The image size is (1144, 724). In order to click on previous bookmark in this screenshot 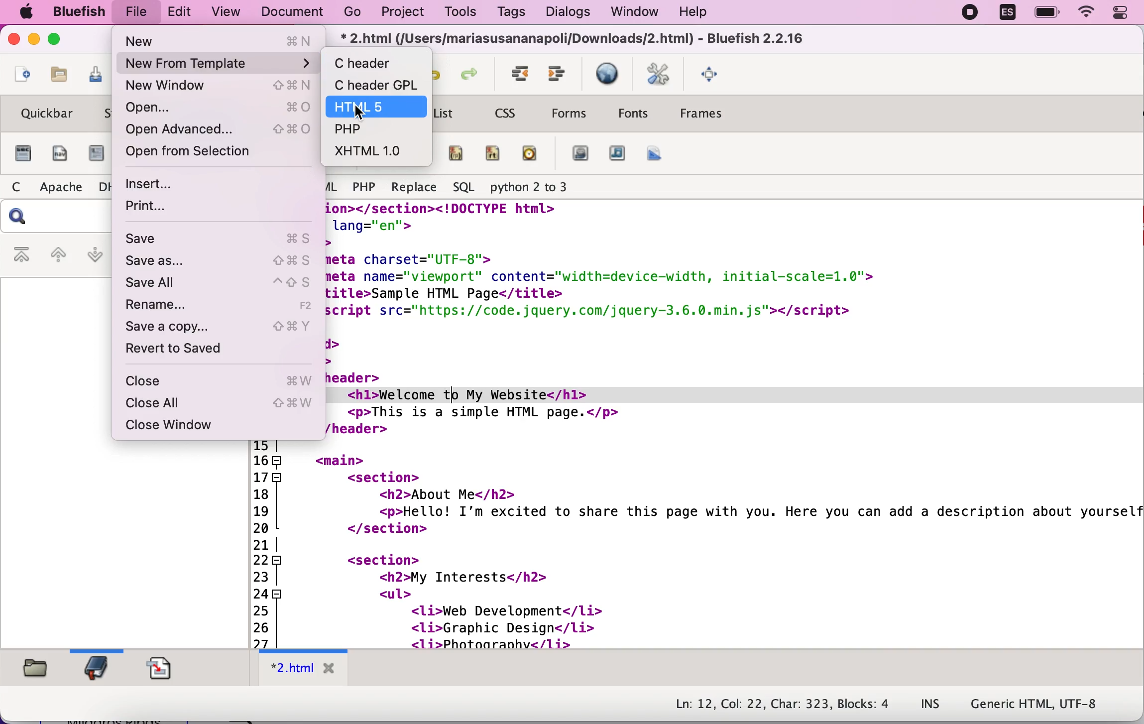, I will do `click(58, 253)`.